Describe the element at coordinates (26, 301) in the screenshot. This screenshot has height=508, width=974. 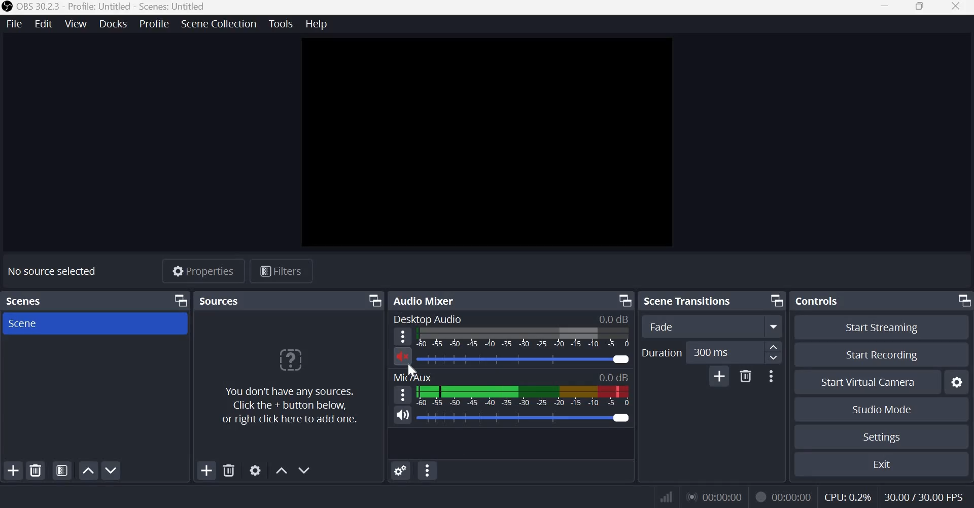
I see `Scenes` at that location.